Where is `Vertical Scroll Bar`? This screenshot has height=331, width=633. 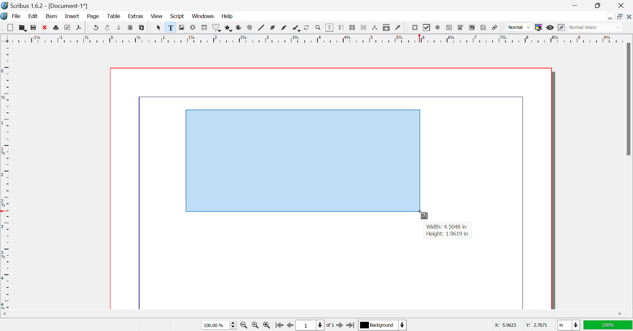
Vertical Scroll Bar is located at coordinates (627, 175).